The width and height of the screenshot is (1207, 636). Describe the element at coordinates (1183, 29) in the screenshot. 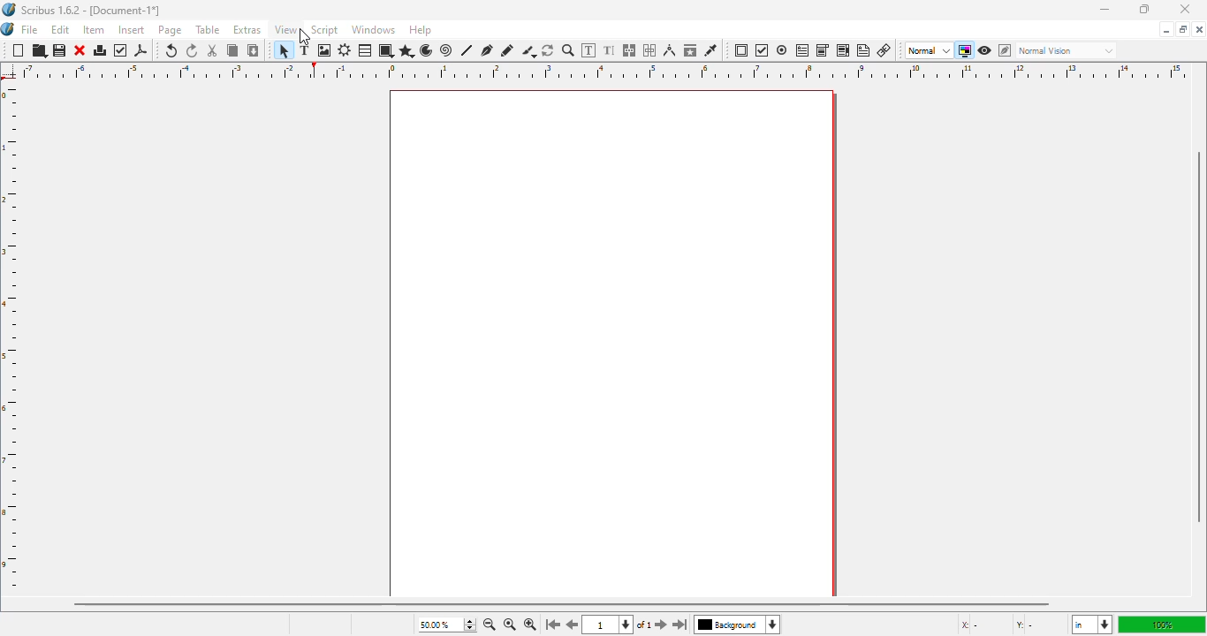

I see `maximize` at that location.